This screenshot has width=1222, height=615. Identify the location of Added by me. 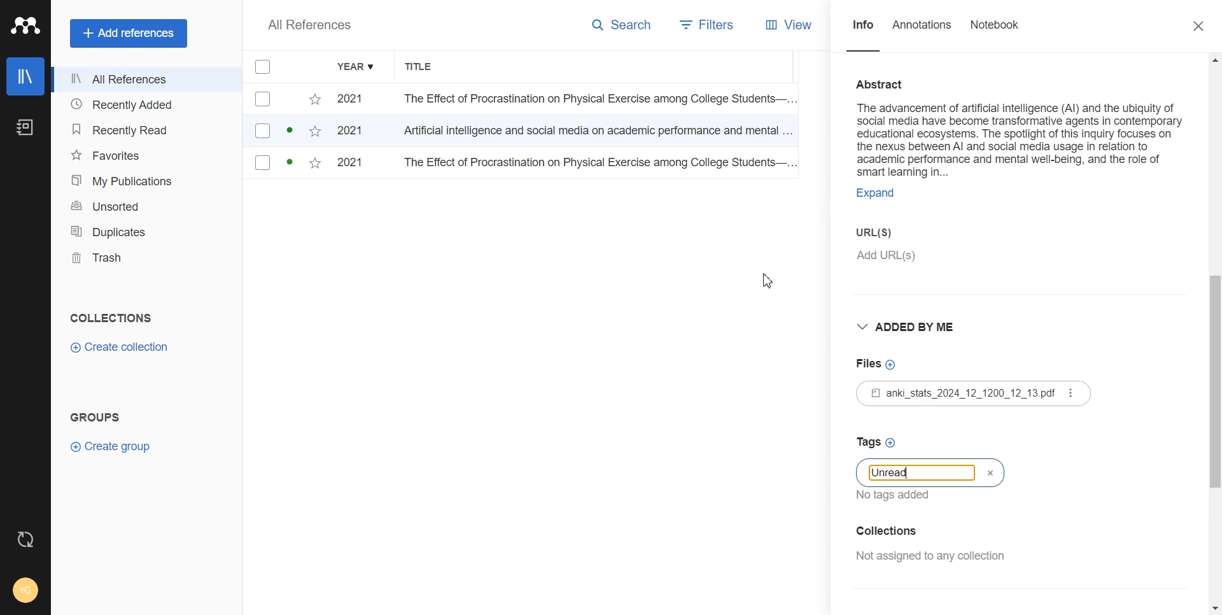
(908, 325).